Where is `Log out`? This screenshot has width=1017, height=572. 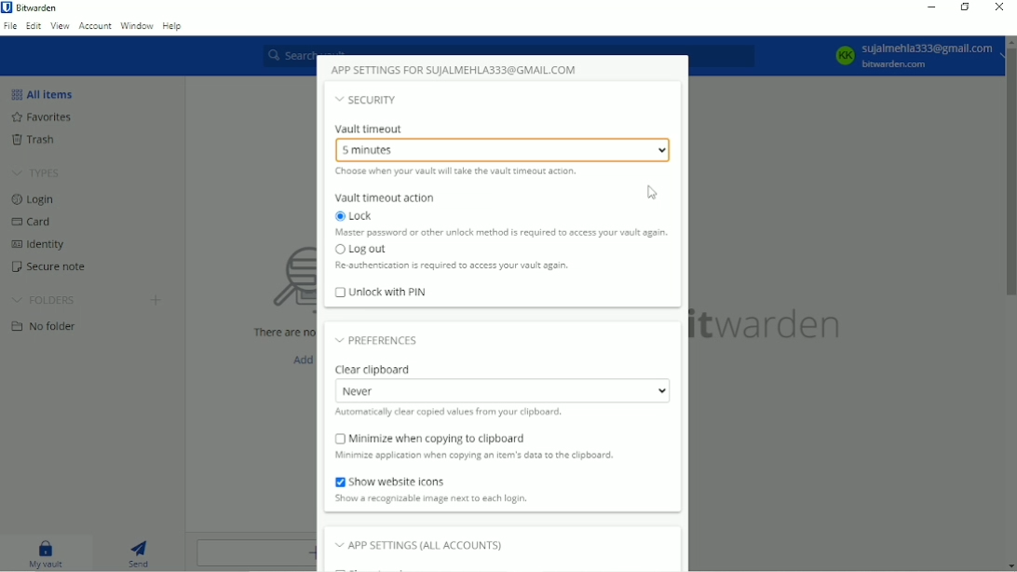 Log out is located at coordinates (362, 252).